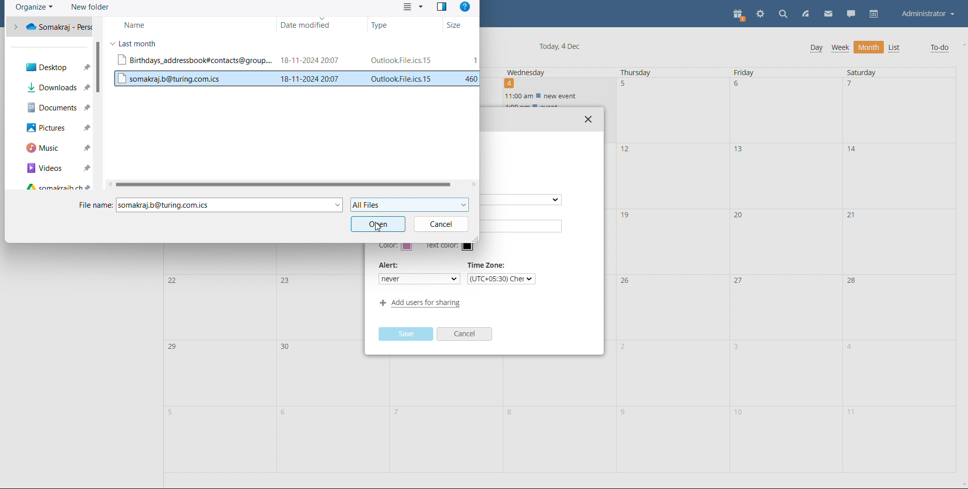 The width and height of the screenshot is (968, 489). I want to click on resize window, so click(475, 239).